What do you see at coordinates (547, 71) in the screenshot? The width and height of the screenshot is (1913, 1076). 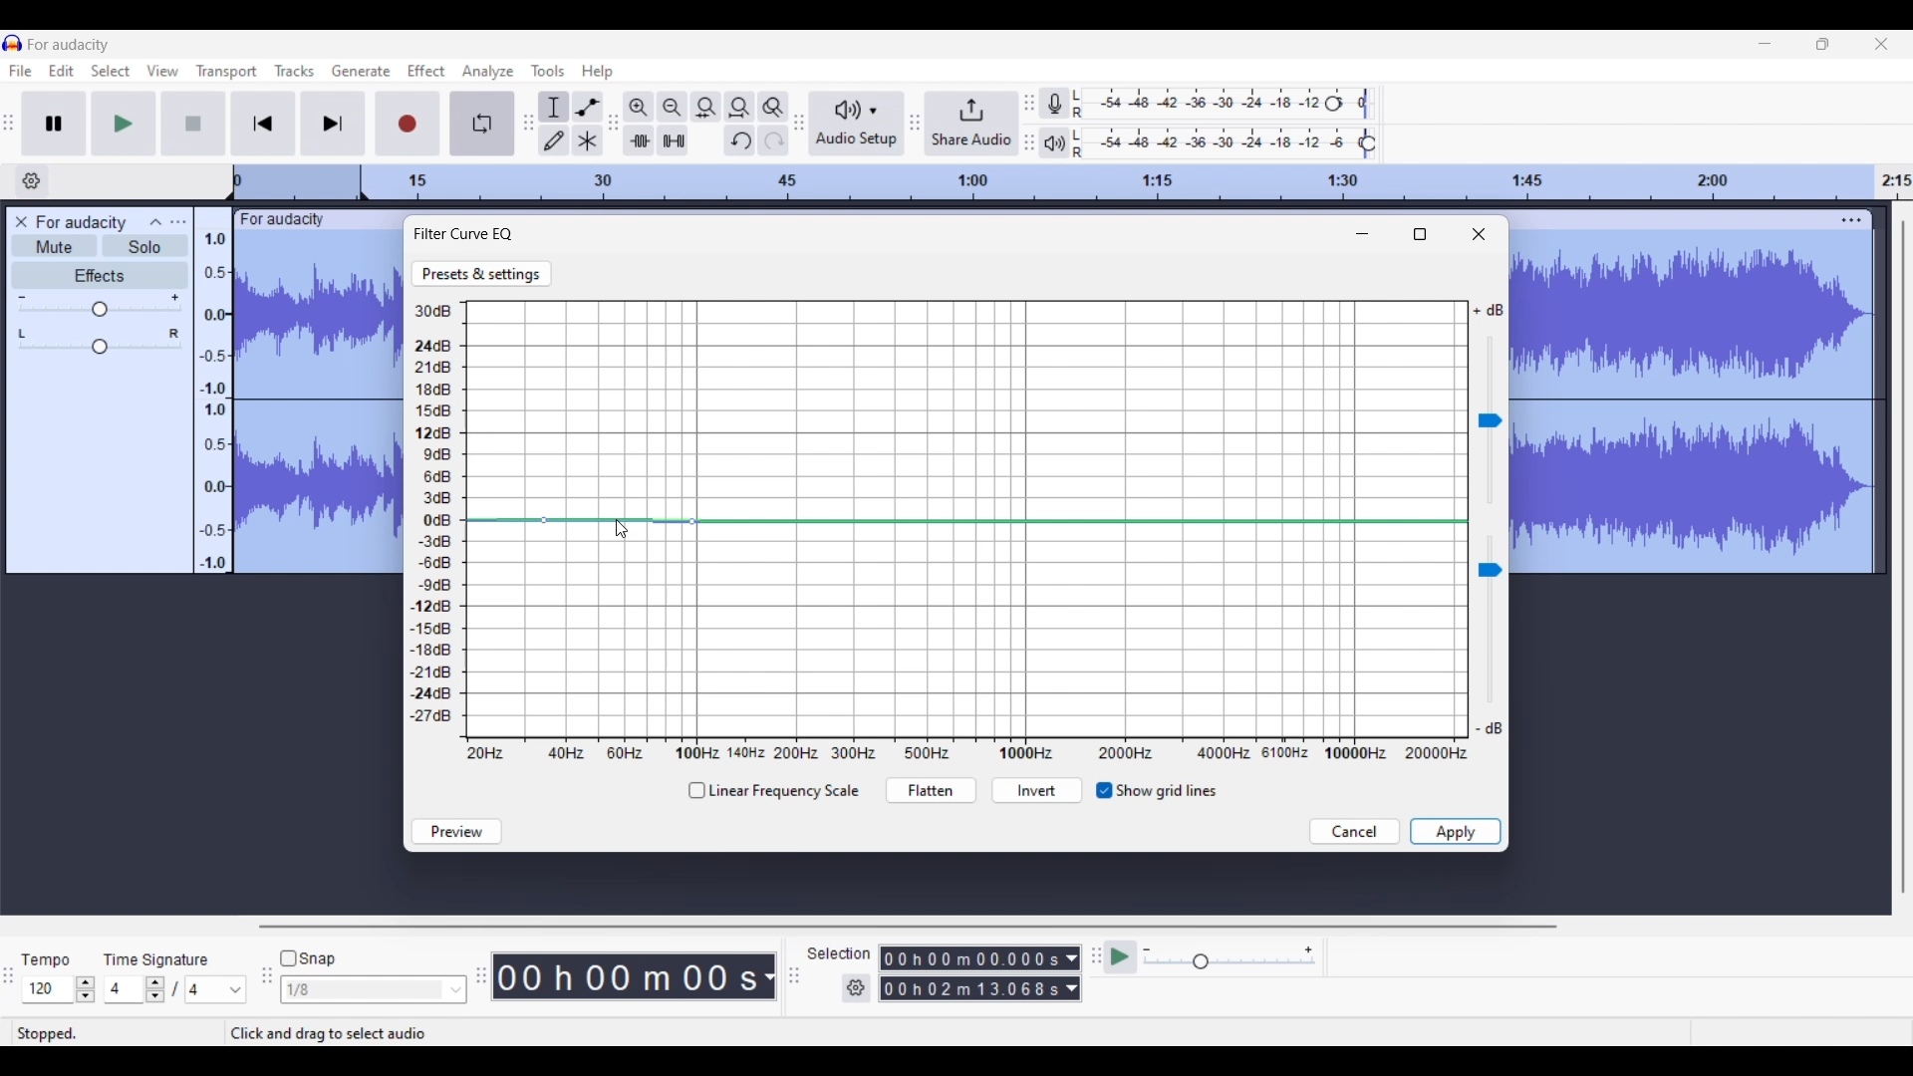 I see `Tools menu` at bounding box center [547, 71].